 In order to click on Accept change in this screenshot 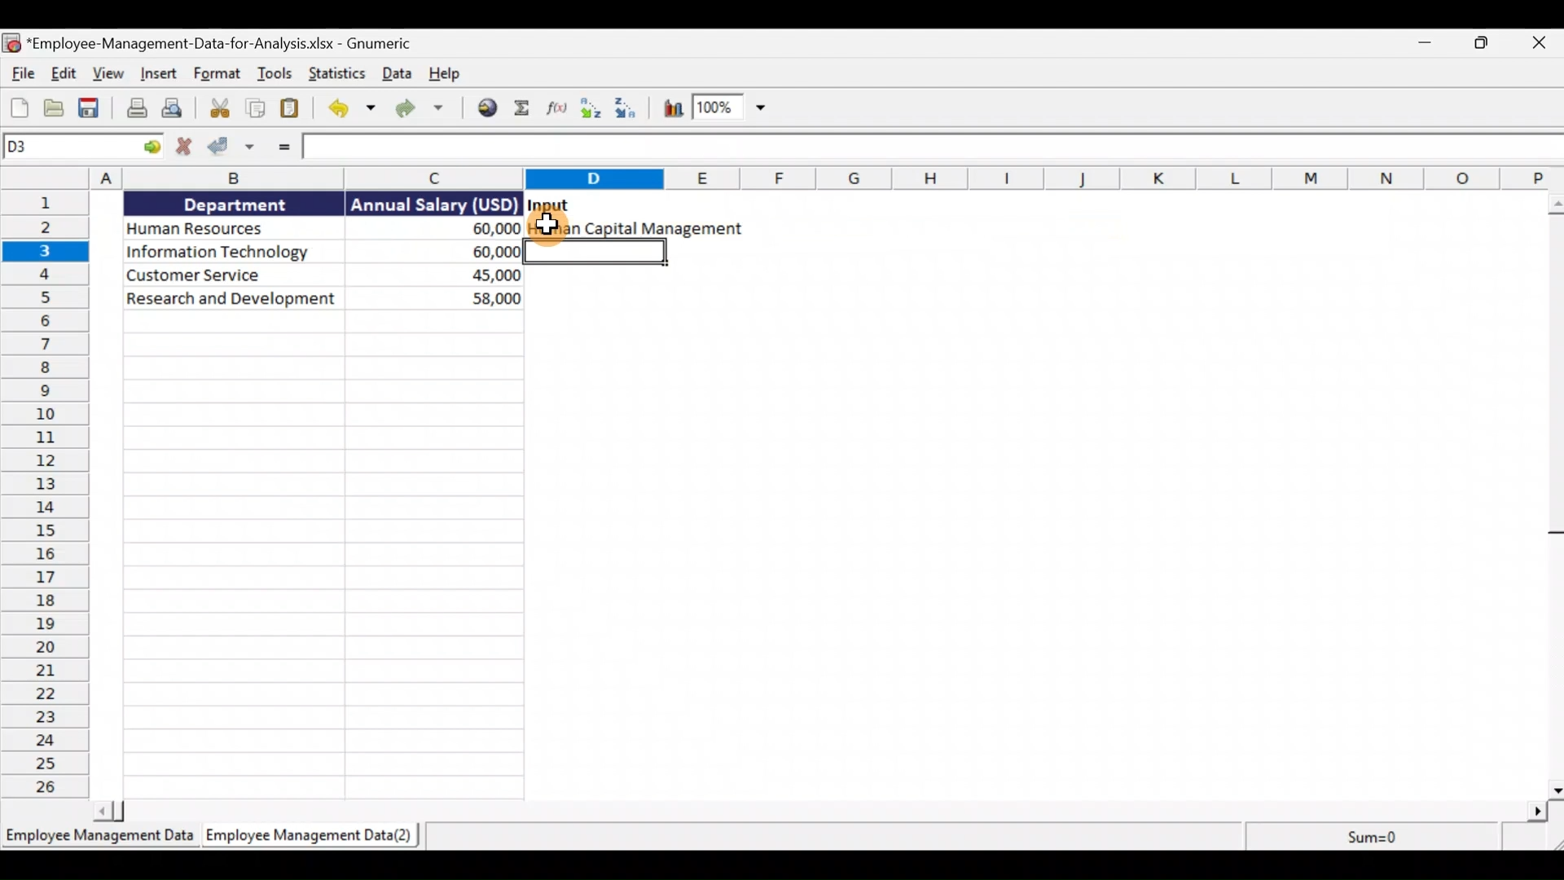, I will do `click(231, 148)`.